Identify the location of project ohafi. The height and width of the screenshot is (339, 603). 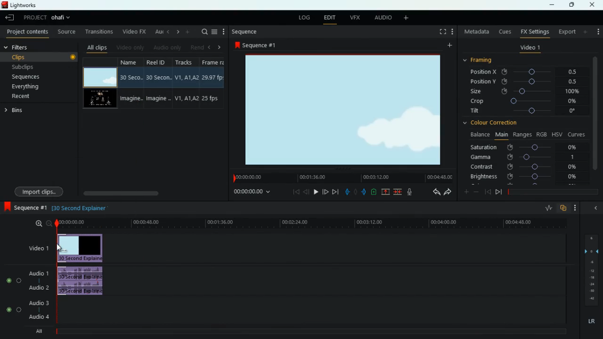
(50, 19).